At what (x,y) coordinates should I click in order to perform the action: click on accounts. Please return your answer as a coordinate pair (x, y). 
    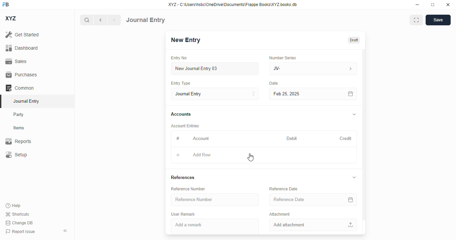
    Looking at the image, I should click on (181, 114).